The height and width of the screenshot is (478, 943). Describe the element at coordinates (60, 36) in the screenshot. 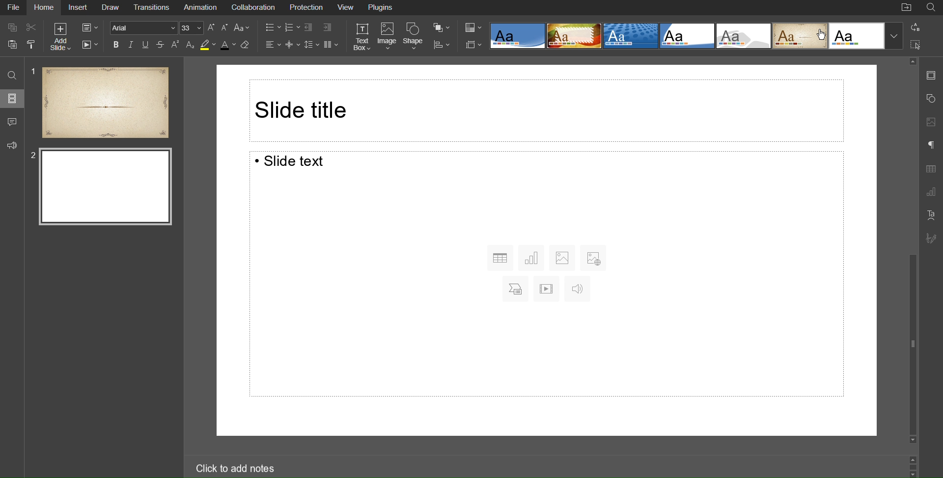

I see `Add Slide` at that location.